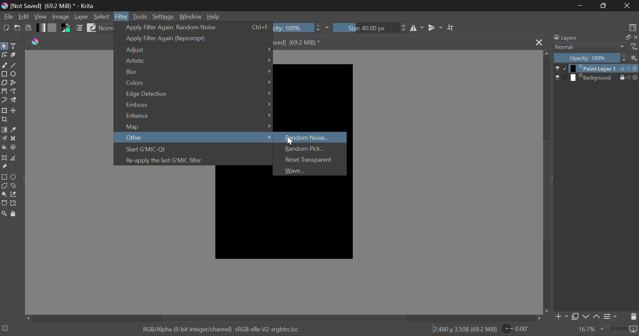  Describe the element at coordinates (4, 65) in the screenshot. I see `Freehand` at that location.